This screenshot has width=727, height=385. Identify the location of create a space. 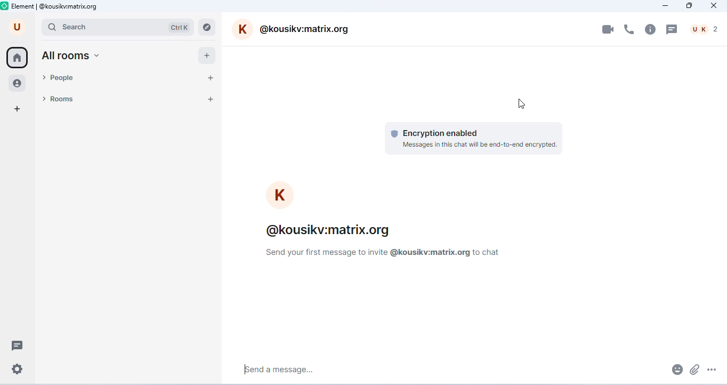
(18, 110).